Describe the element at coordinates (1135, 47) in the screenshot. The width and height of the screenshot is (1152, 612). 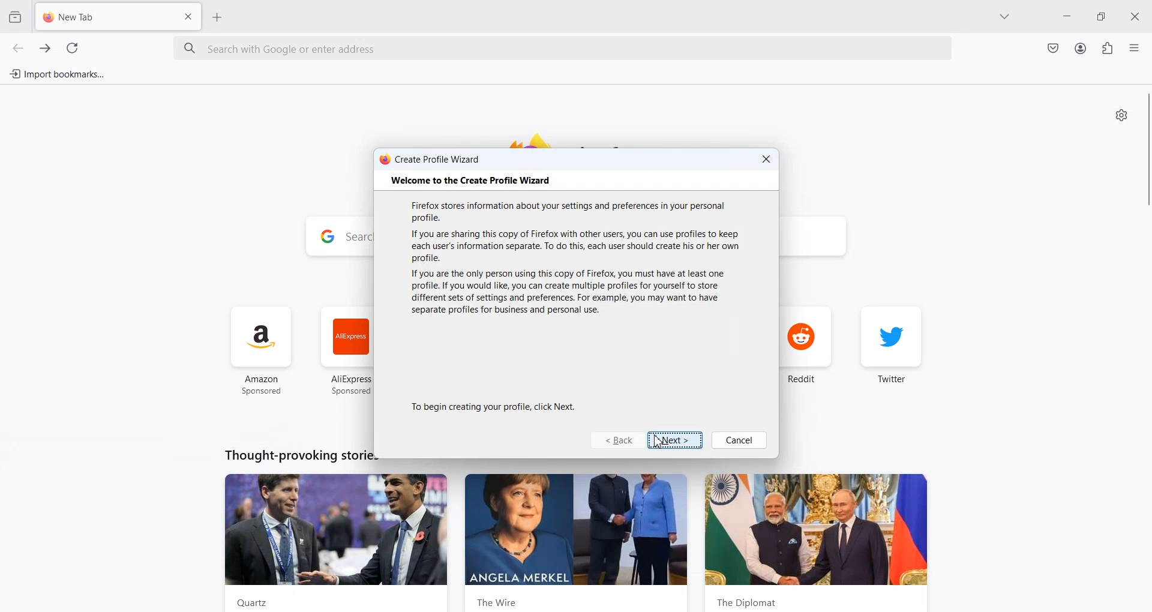
I see `Open Application menu` at that location.